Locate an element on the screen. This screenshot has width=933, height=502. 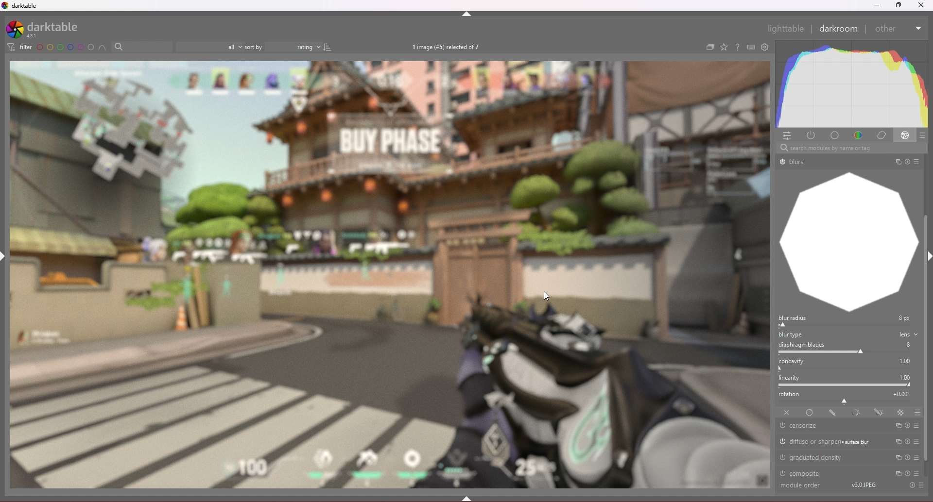
presets is located at coordinates (917, 426).